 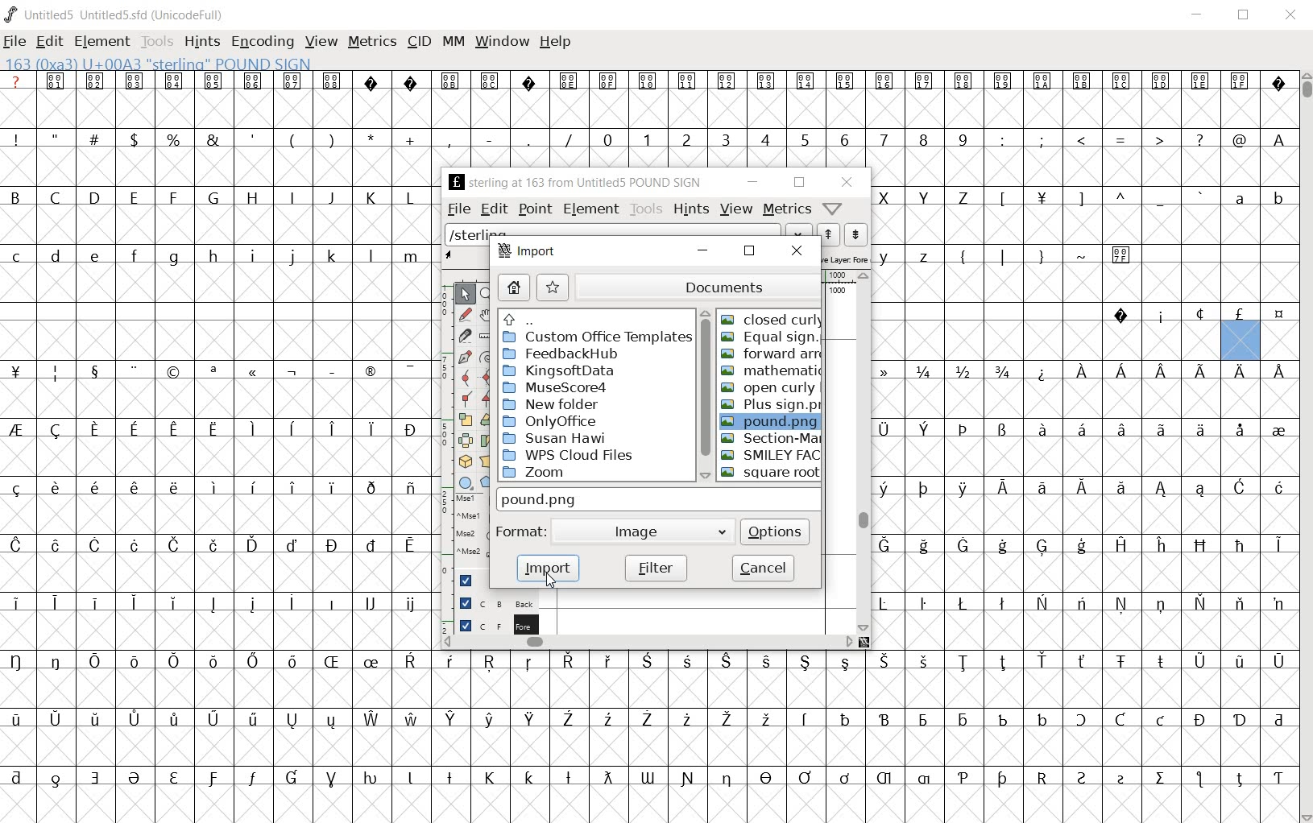 What do you see at coordinates (725, 139) in the screenshot?
I see `3` at bounding box center [725, 139].